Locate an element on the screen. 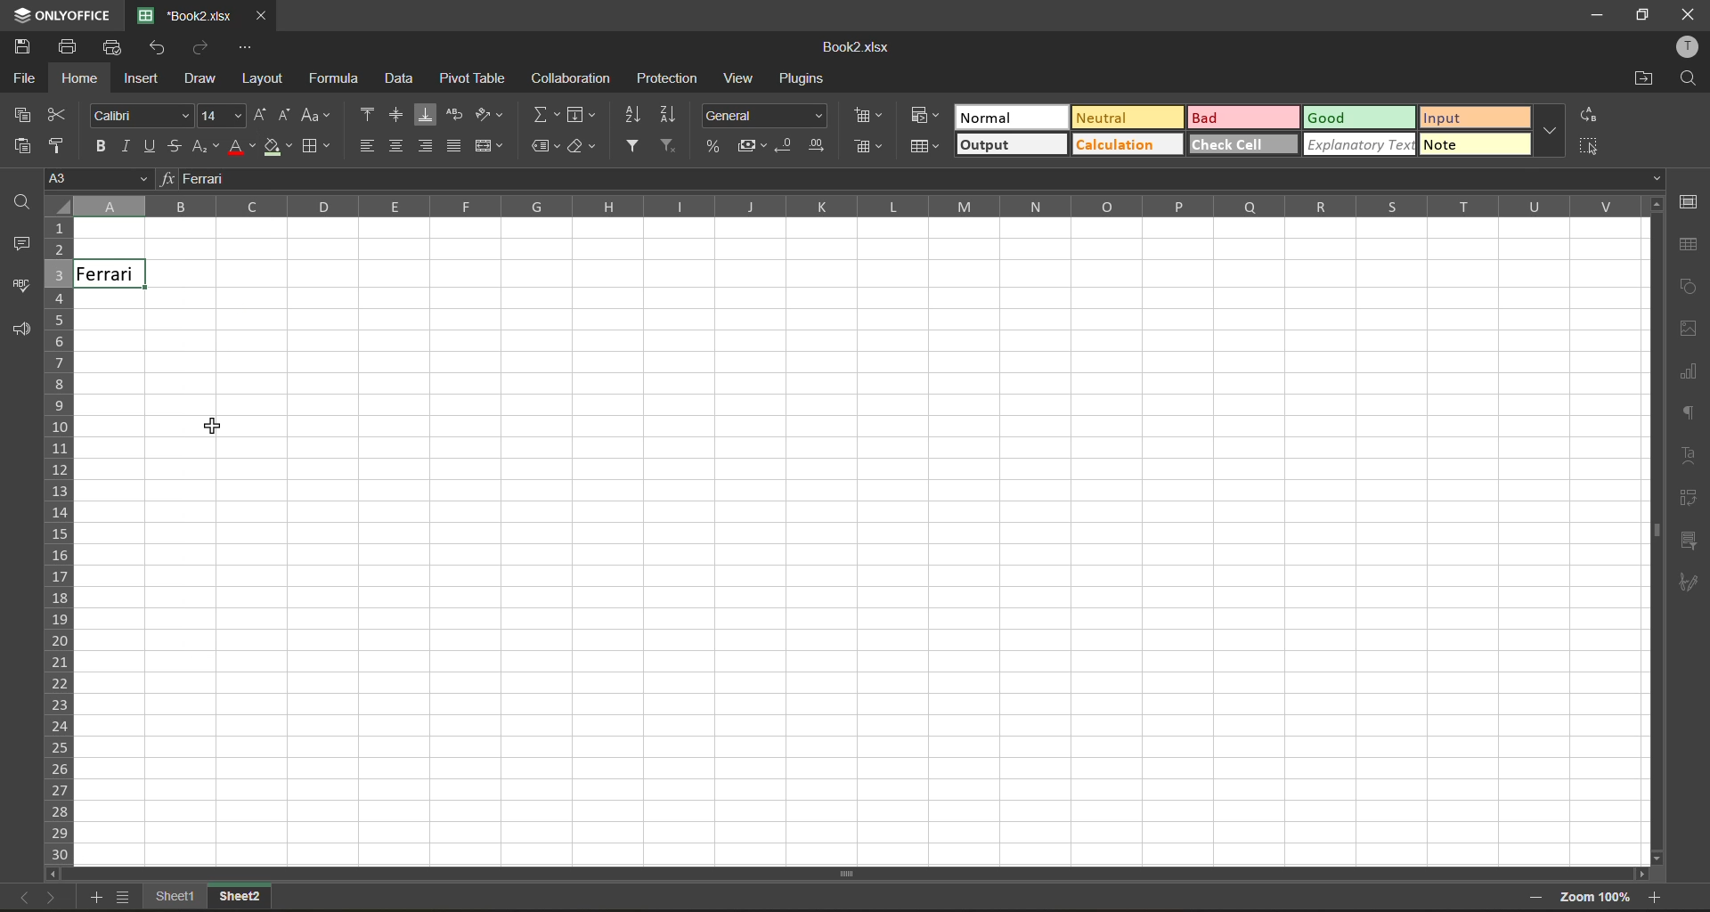  cell settings is located at coordinates (1687, 202).